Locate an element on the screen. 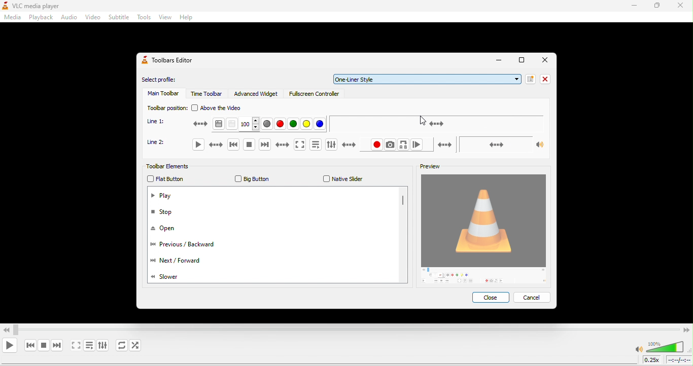 Image resolution: width=693 pixels, height=366 pixels. seek bar is located at coordinates (489, 144).